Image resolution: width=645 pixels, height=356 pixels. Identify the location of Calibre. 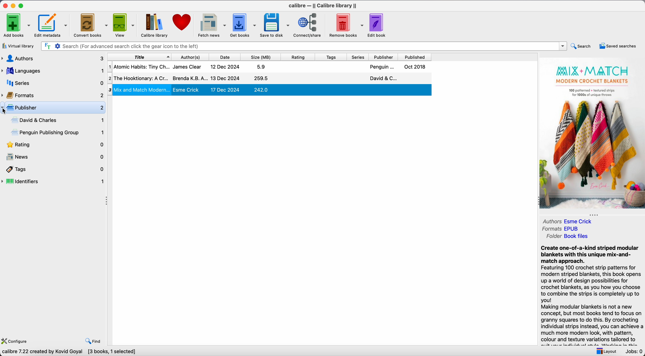
(323, 6).